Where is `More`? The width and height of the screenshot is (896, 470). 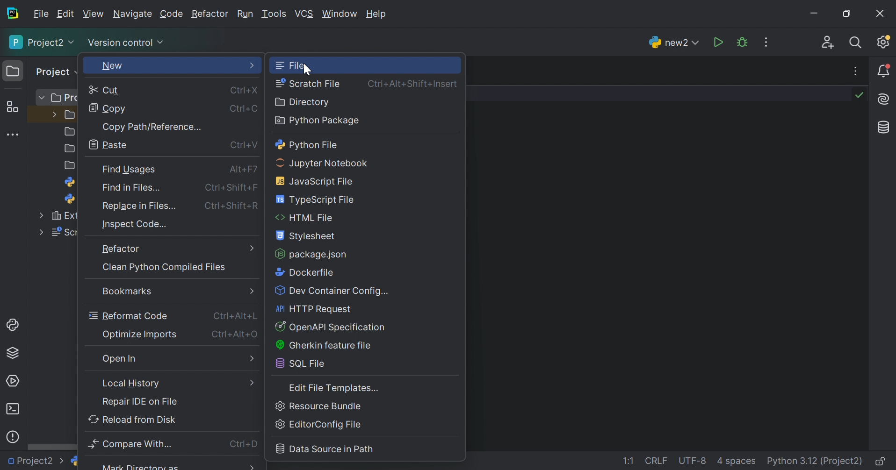
More is located at coordinates (248, 382).